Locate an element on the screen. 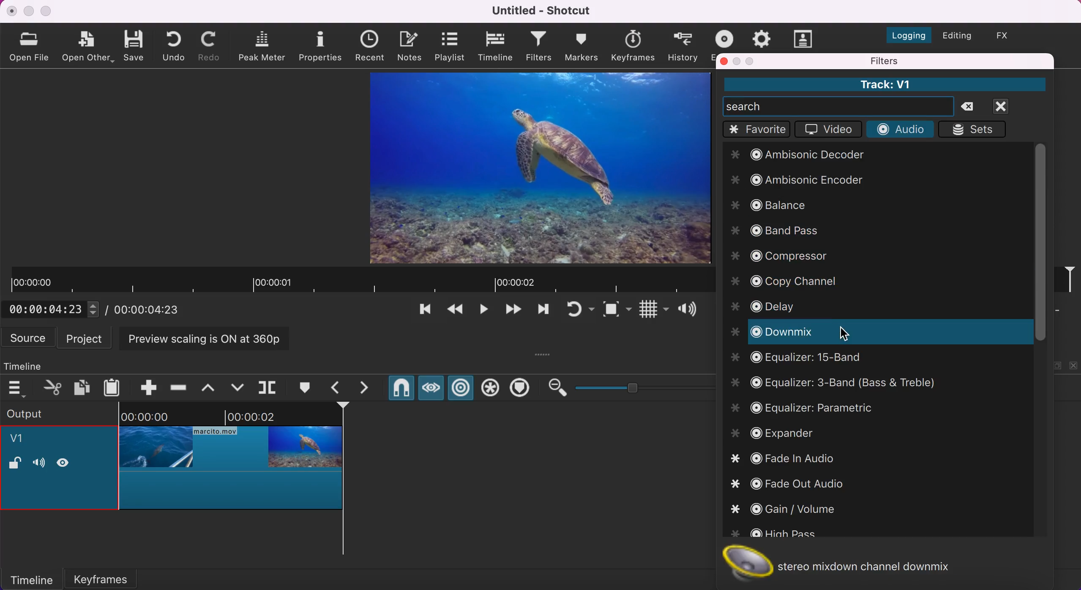 This screenshot has height=590, width=1081. zoom graduation is located at coordinates (657, 388).